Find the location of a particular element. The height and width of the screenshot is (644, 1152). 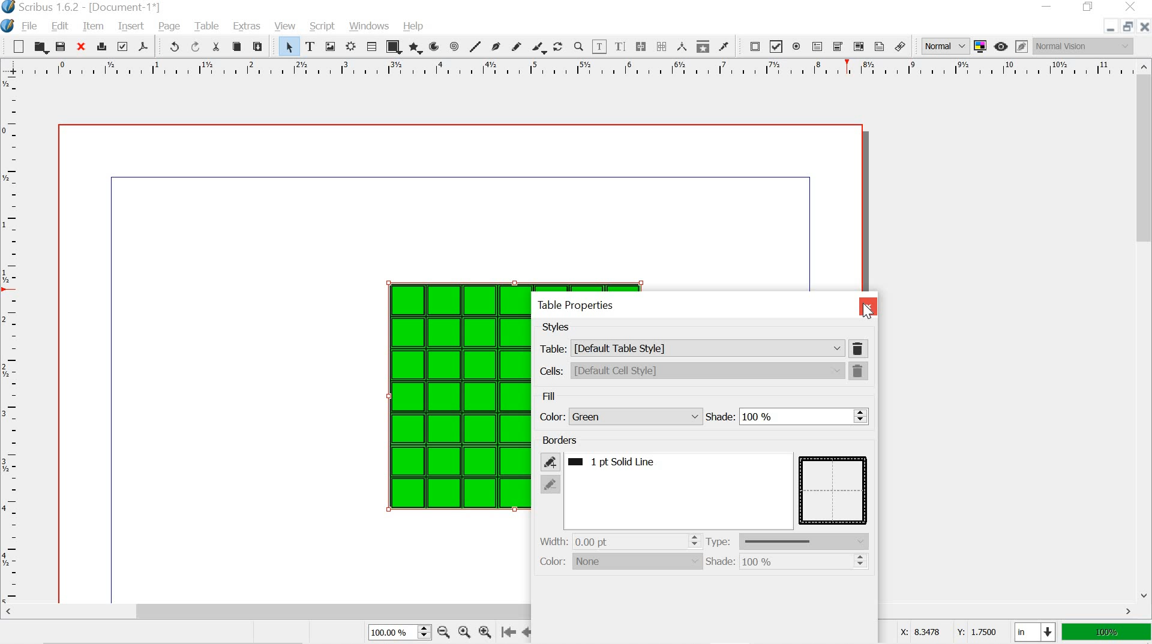

minimize is located at coordinates (1105, 28).